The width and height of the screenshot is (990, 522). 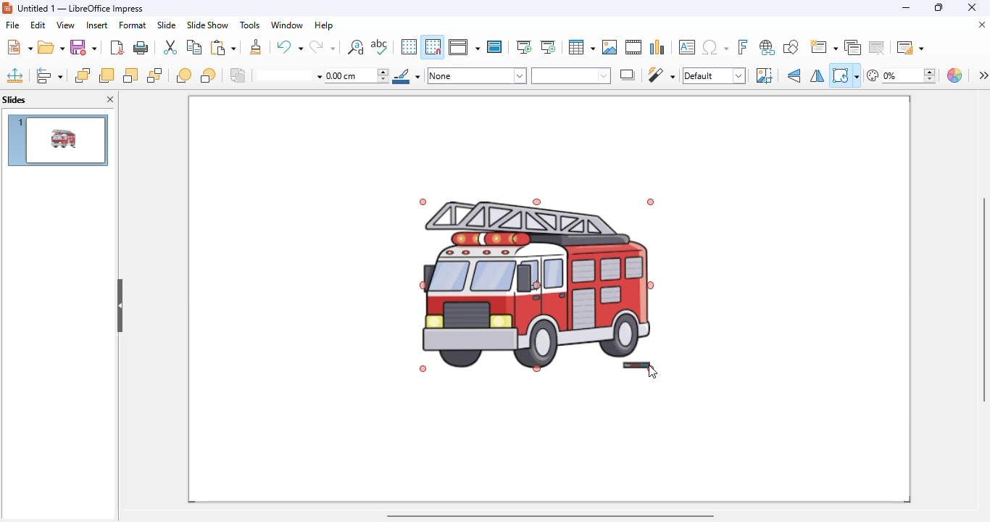 What do you see at coordinates (324, 25) in the screenshot?
I see `help` at bounding box center [324, 25].